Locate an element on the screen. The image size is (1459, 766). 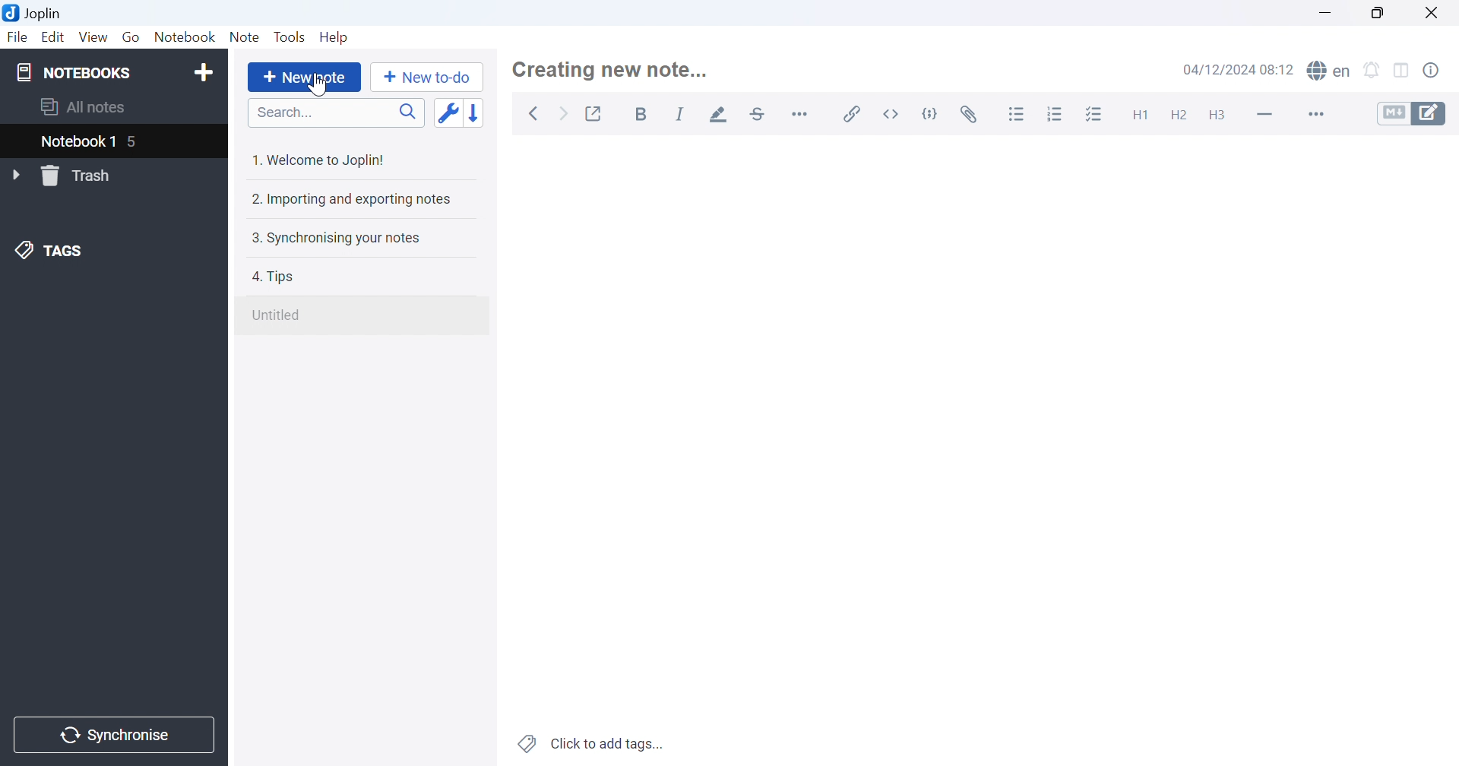
Bold is located at coordinates (644, 116).